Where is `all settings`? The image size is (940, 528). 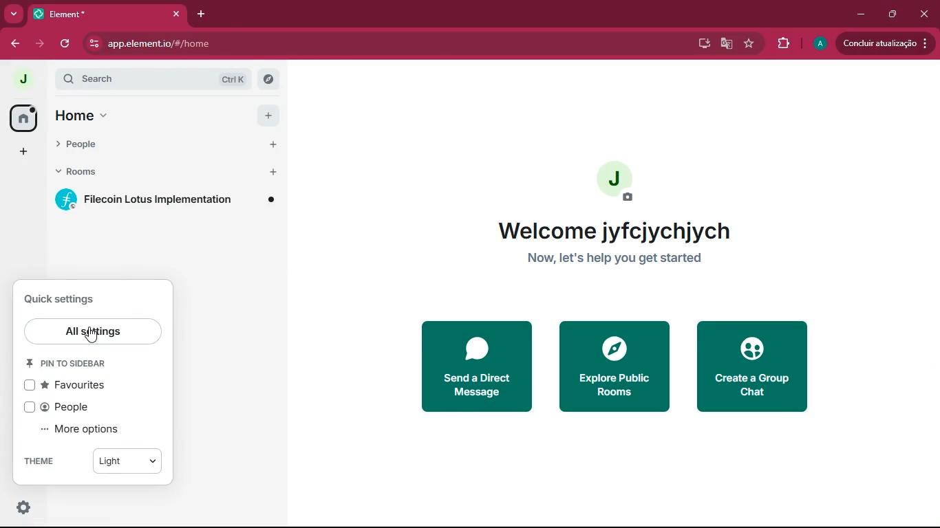 all settings is located at coordinates (93, 332).